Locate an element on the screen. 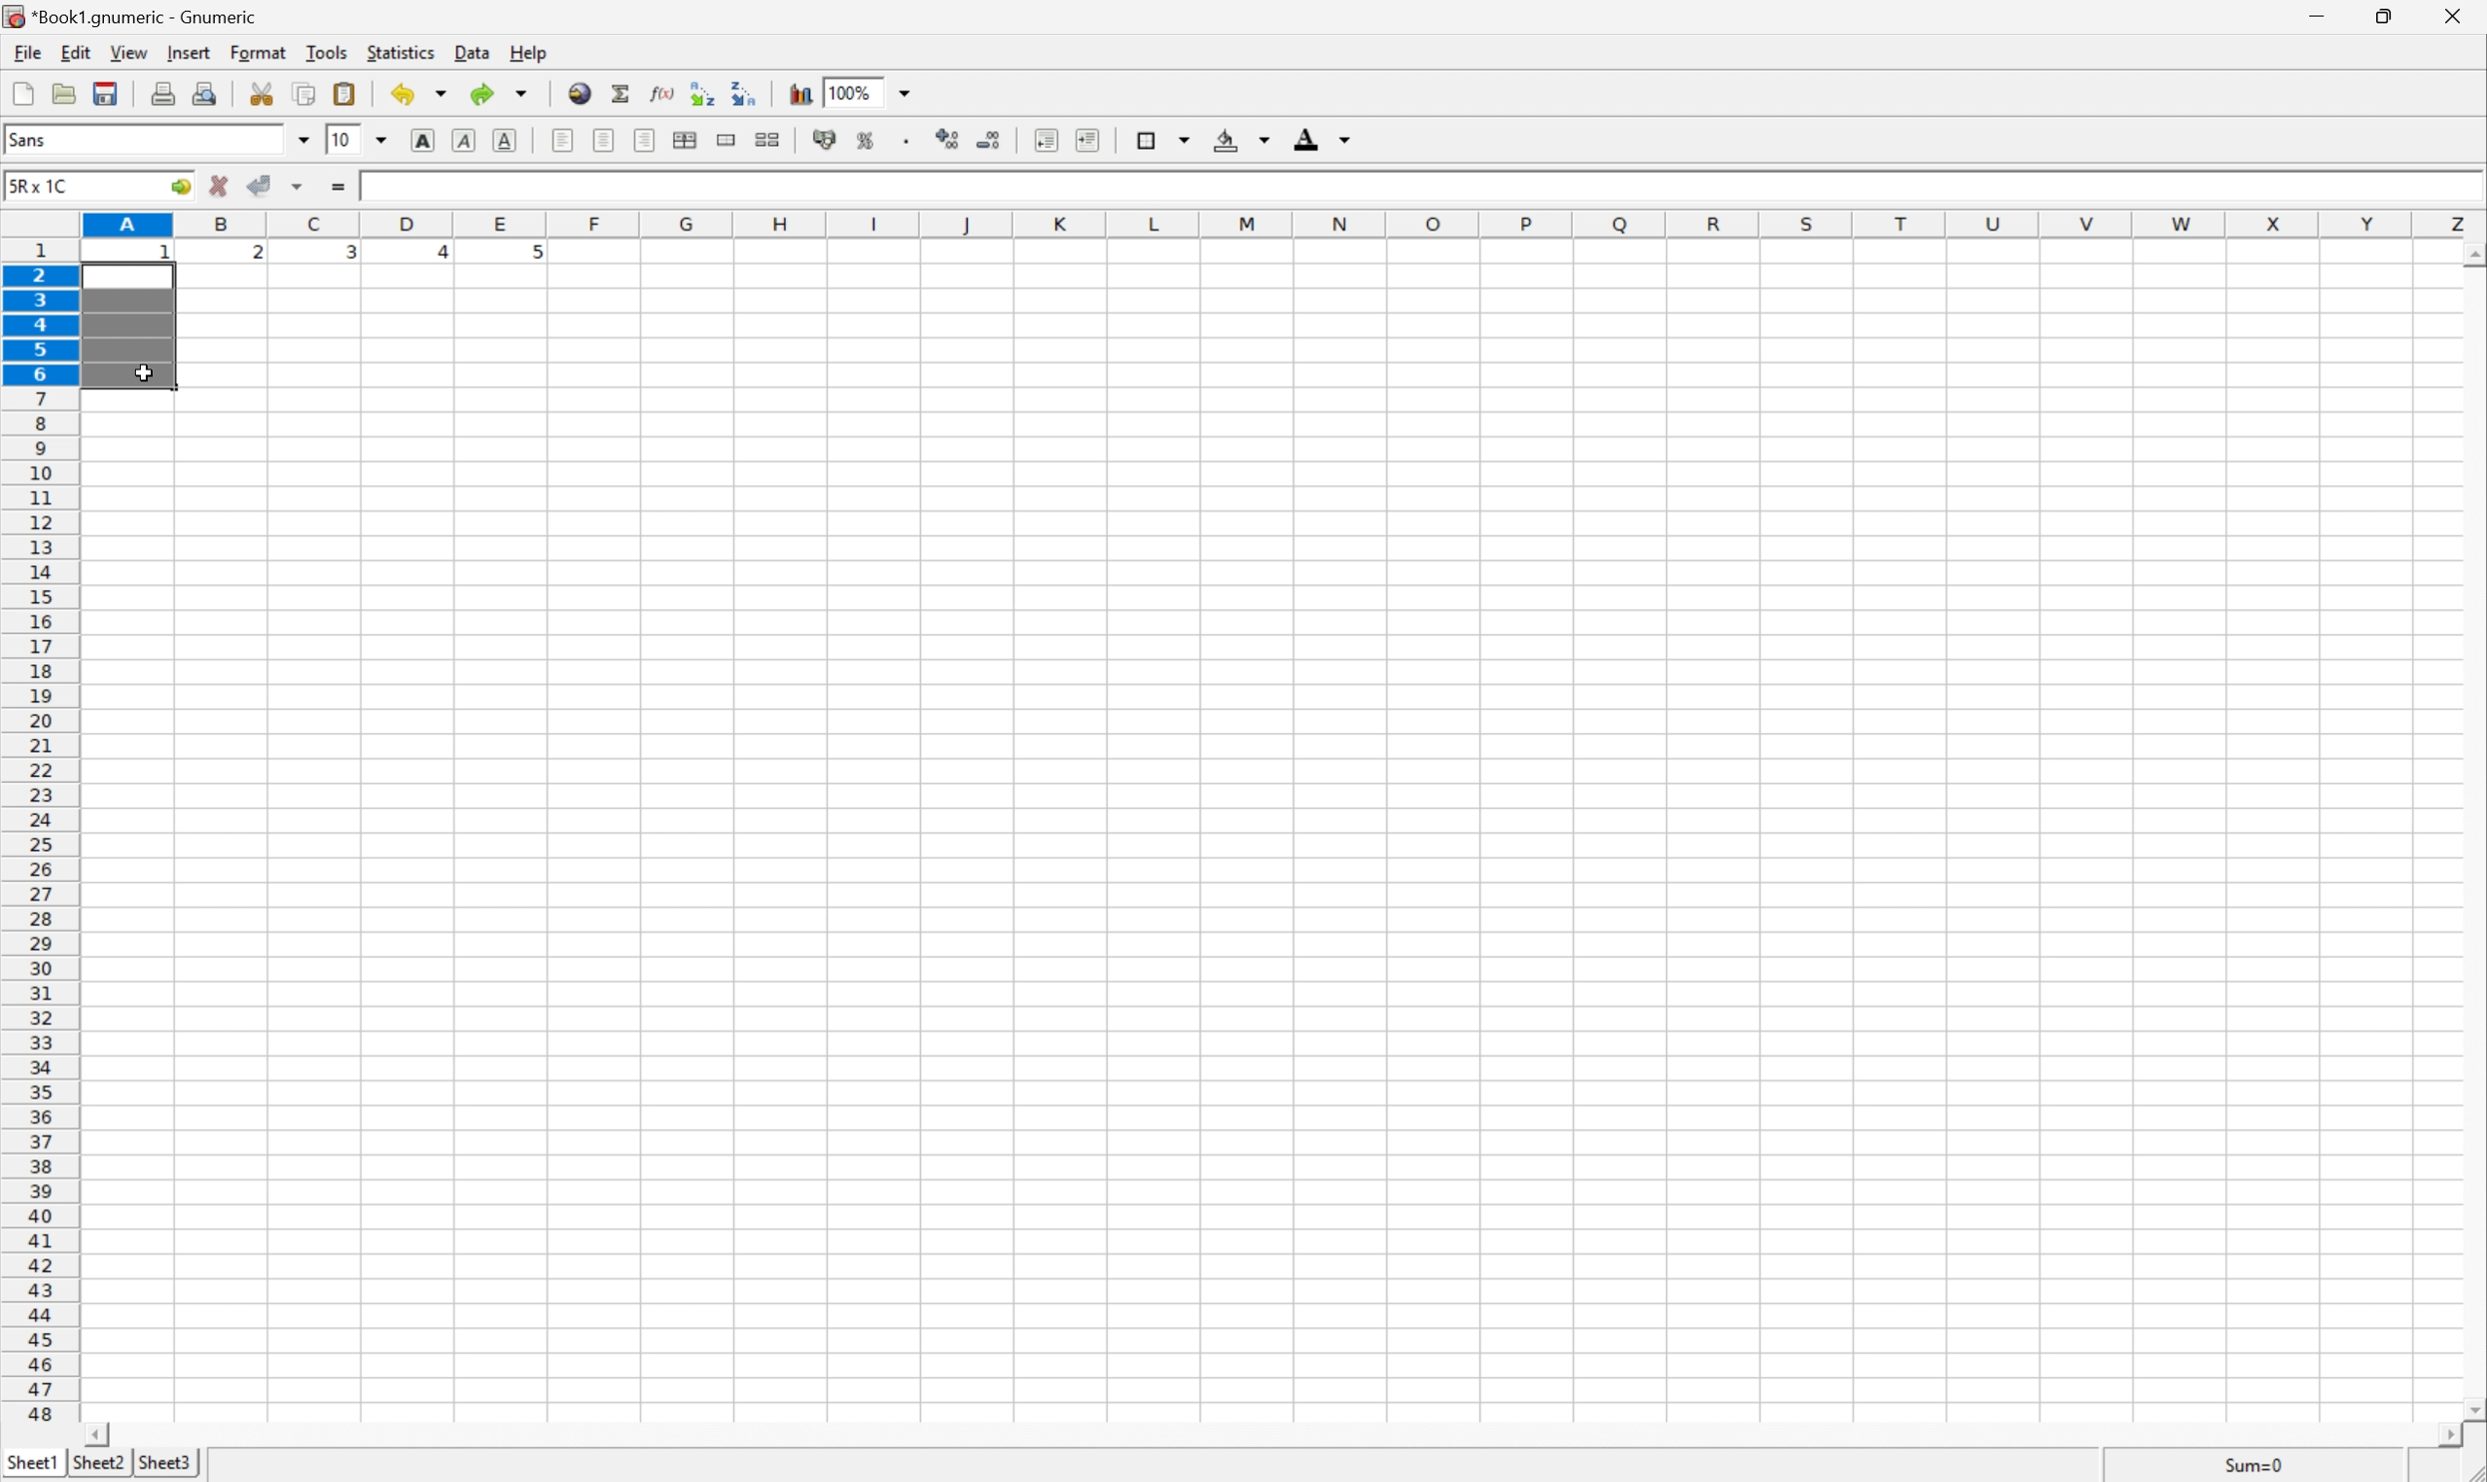 This screenshot has height=1482, width=2487. format selection as accounting is located at coordinates (822, 140).